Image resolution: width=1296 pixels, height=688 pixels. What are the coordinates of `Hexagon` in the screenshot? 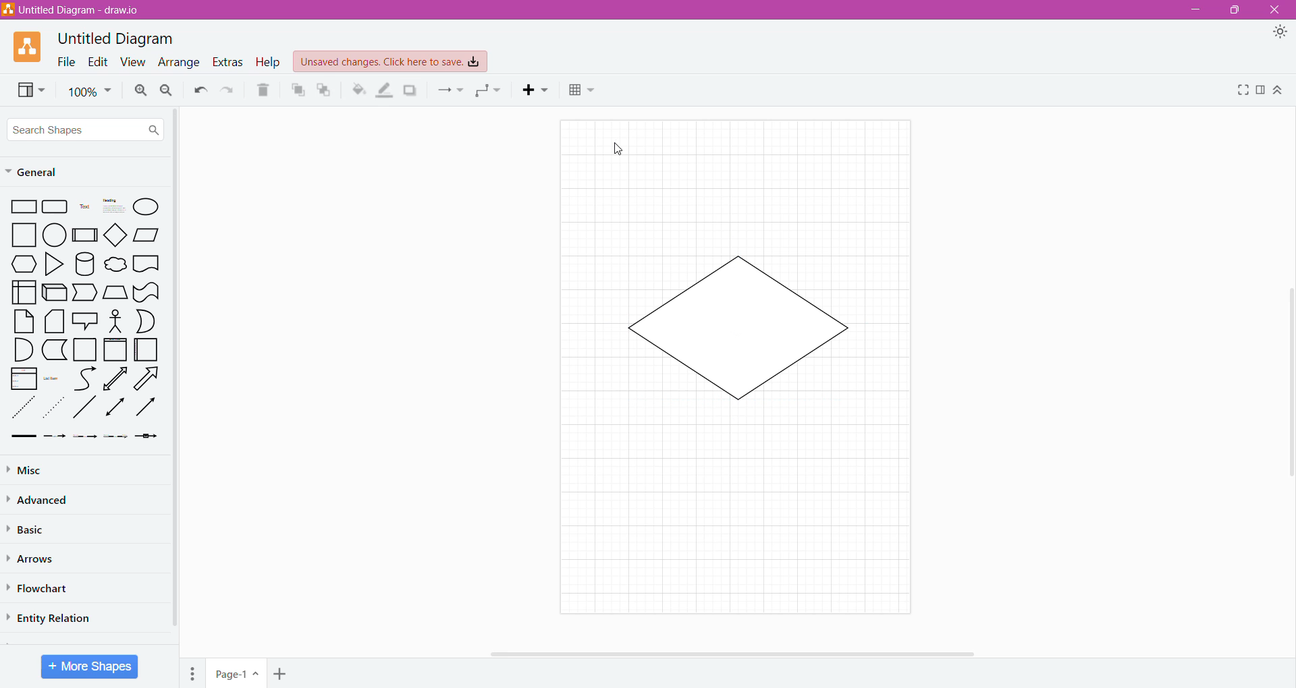 It's located at (24, 264).